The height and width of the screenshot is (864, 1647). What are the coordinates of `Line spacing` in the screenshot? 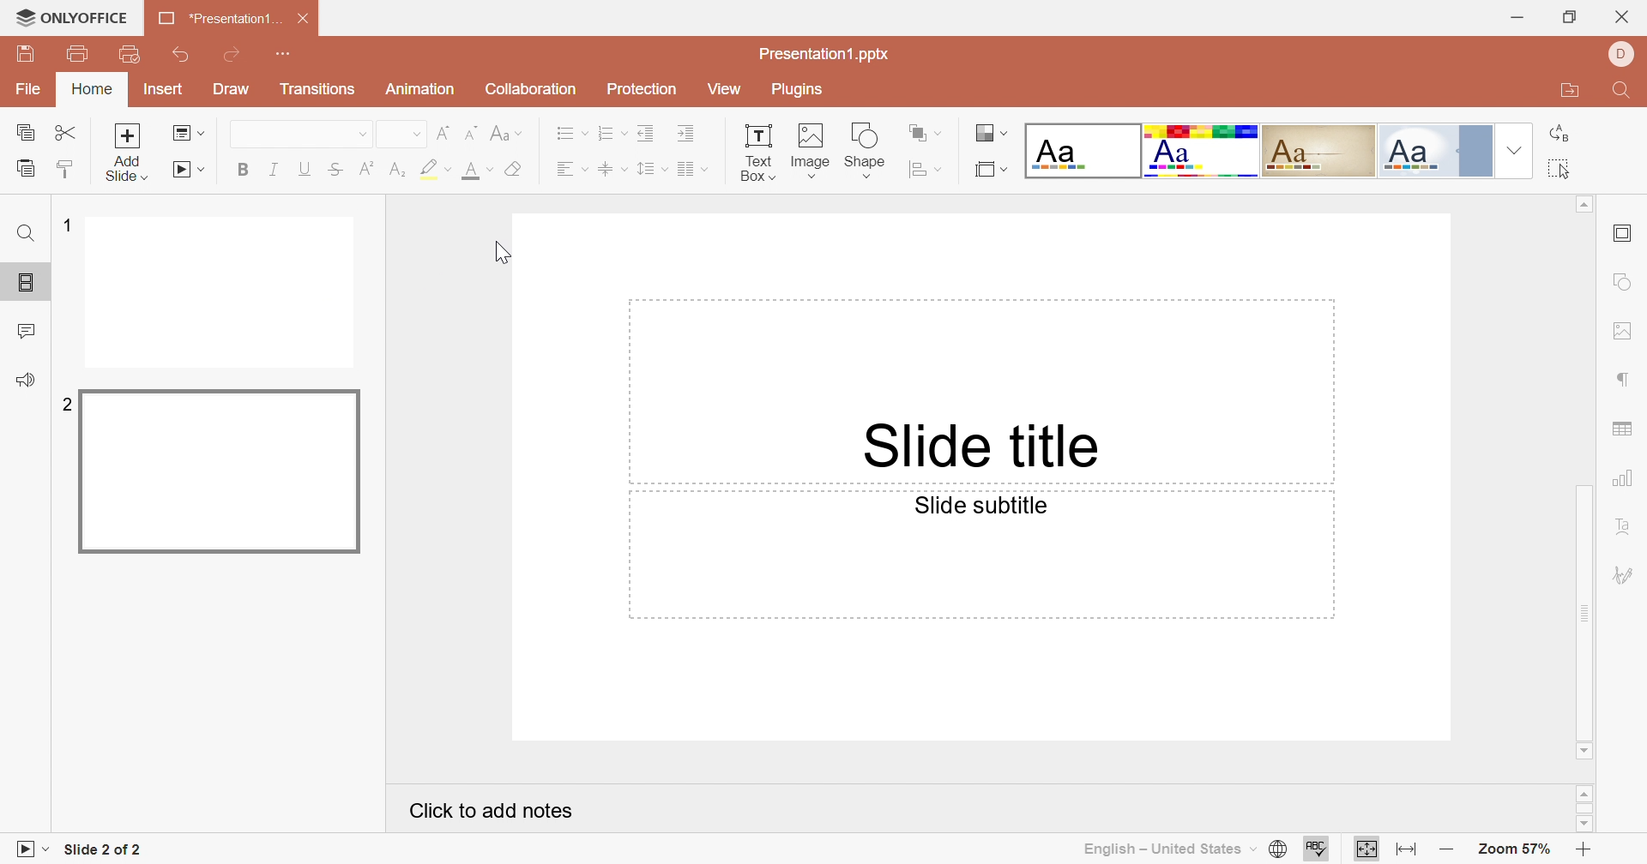 It's located at (650, 169).